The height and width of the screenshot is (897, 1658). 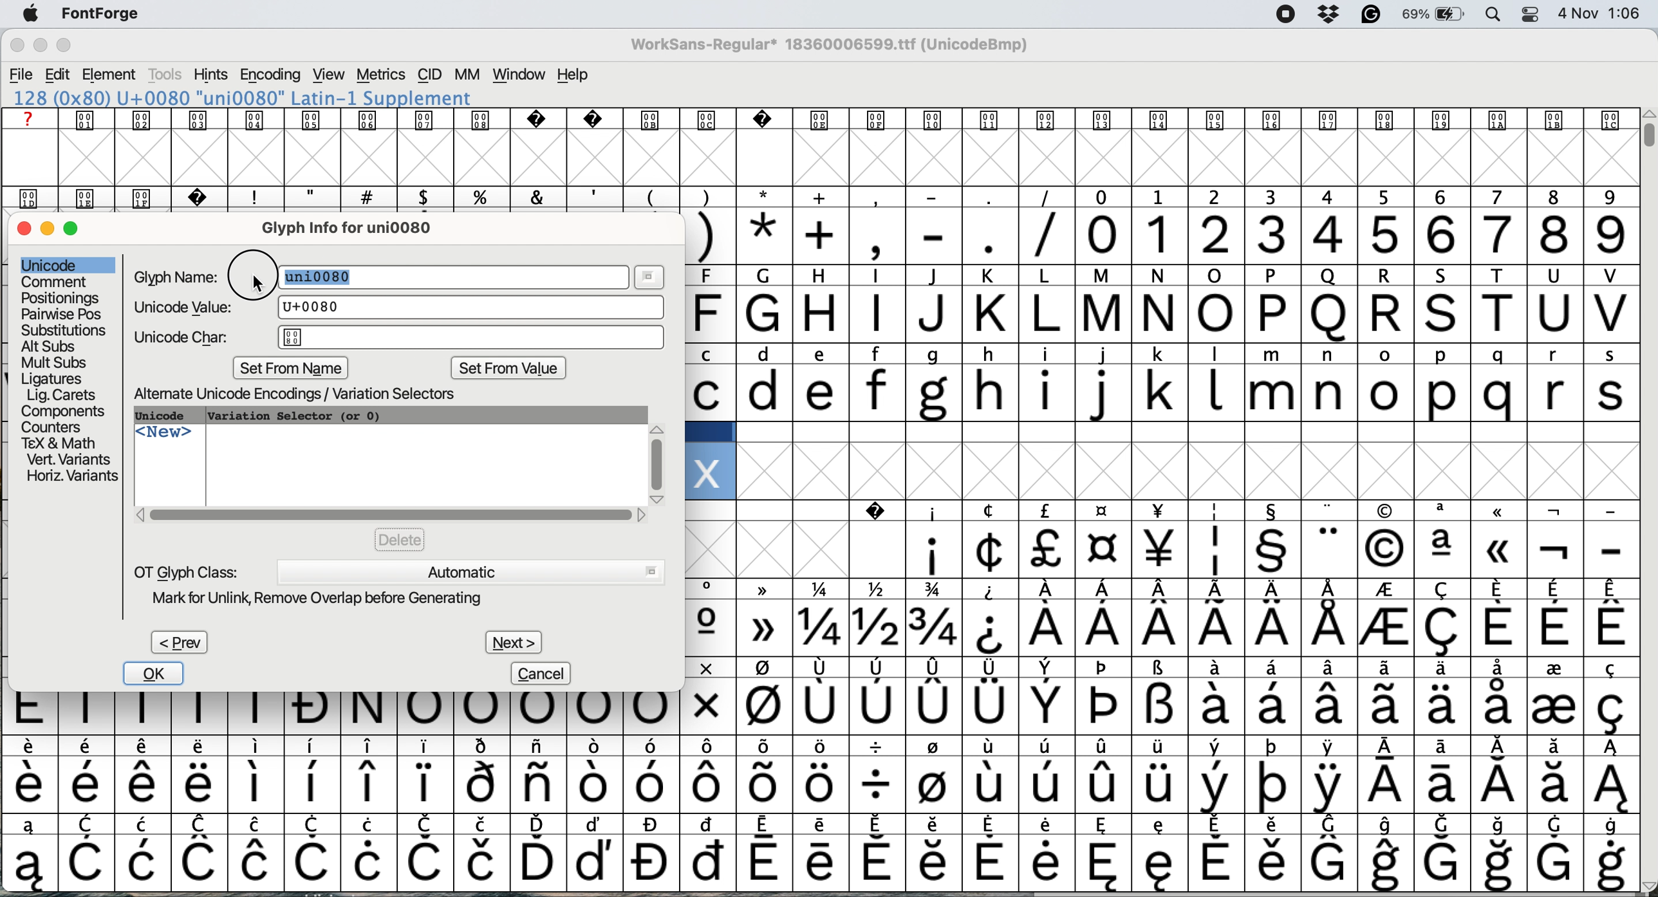 What do you see at coordinates (39, 47) in the screenshot?
I see `minimise` at bounding box center [39, 47].